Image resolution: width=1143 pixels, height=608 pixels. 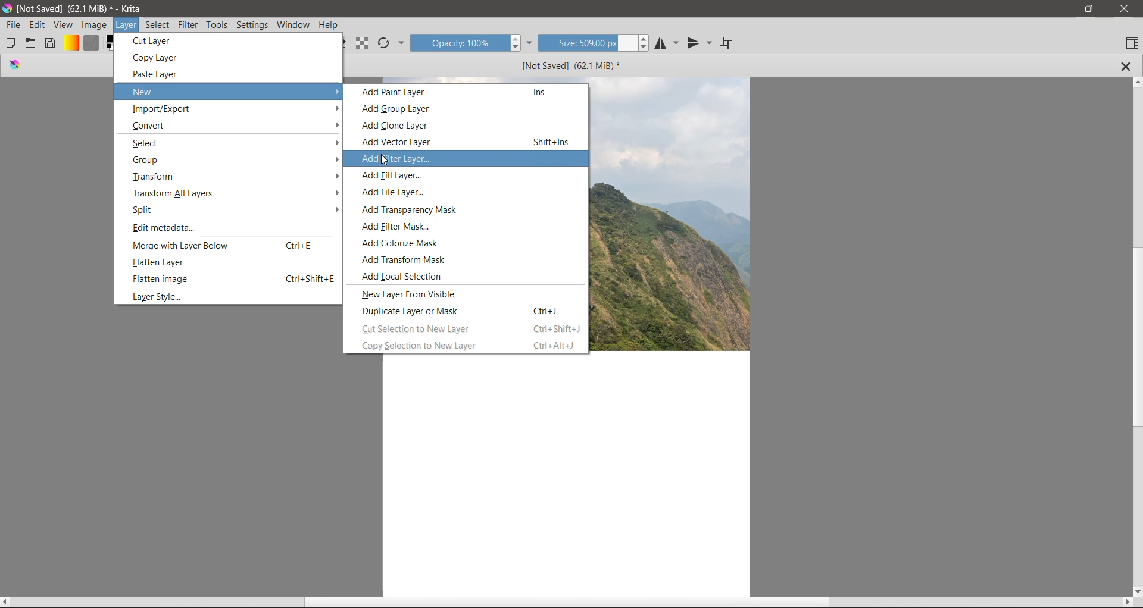 I want to click on Vertical Scroll Tab, so click(x=1136, y=336).